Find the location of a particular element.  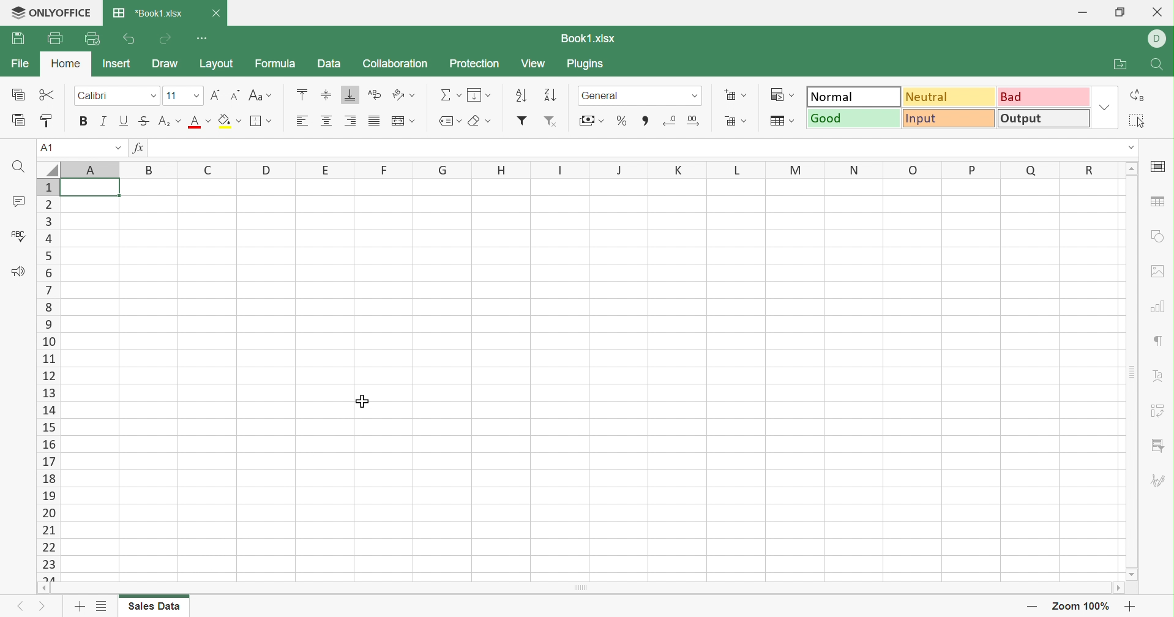

Zoom 100% is located at coordinates (1079, 605).